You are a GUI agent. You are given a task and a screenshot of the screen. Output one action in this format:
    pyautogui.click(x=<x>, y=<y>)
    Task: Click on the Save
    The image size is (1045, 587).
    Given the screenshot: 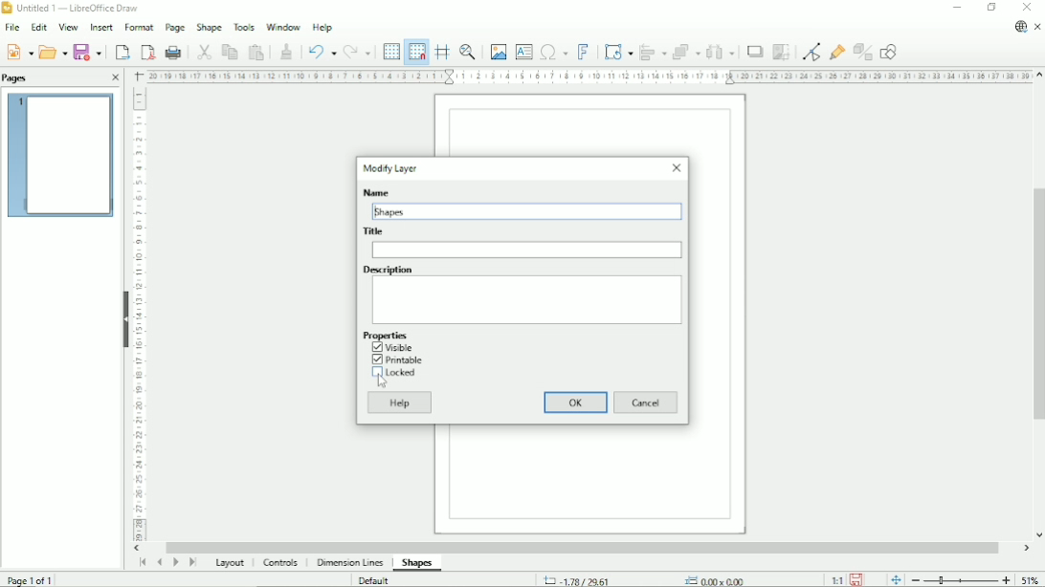 What is the action you would take?
    pyautogui.click(x=856, y=579)
    